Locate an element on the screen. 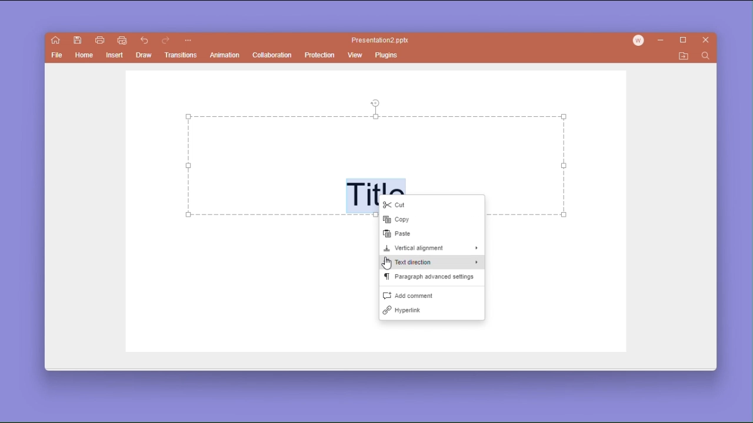 This screenshot has height=423, width=753. transitions is located at coordinates (183, 55).